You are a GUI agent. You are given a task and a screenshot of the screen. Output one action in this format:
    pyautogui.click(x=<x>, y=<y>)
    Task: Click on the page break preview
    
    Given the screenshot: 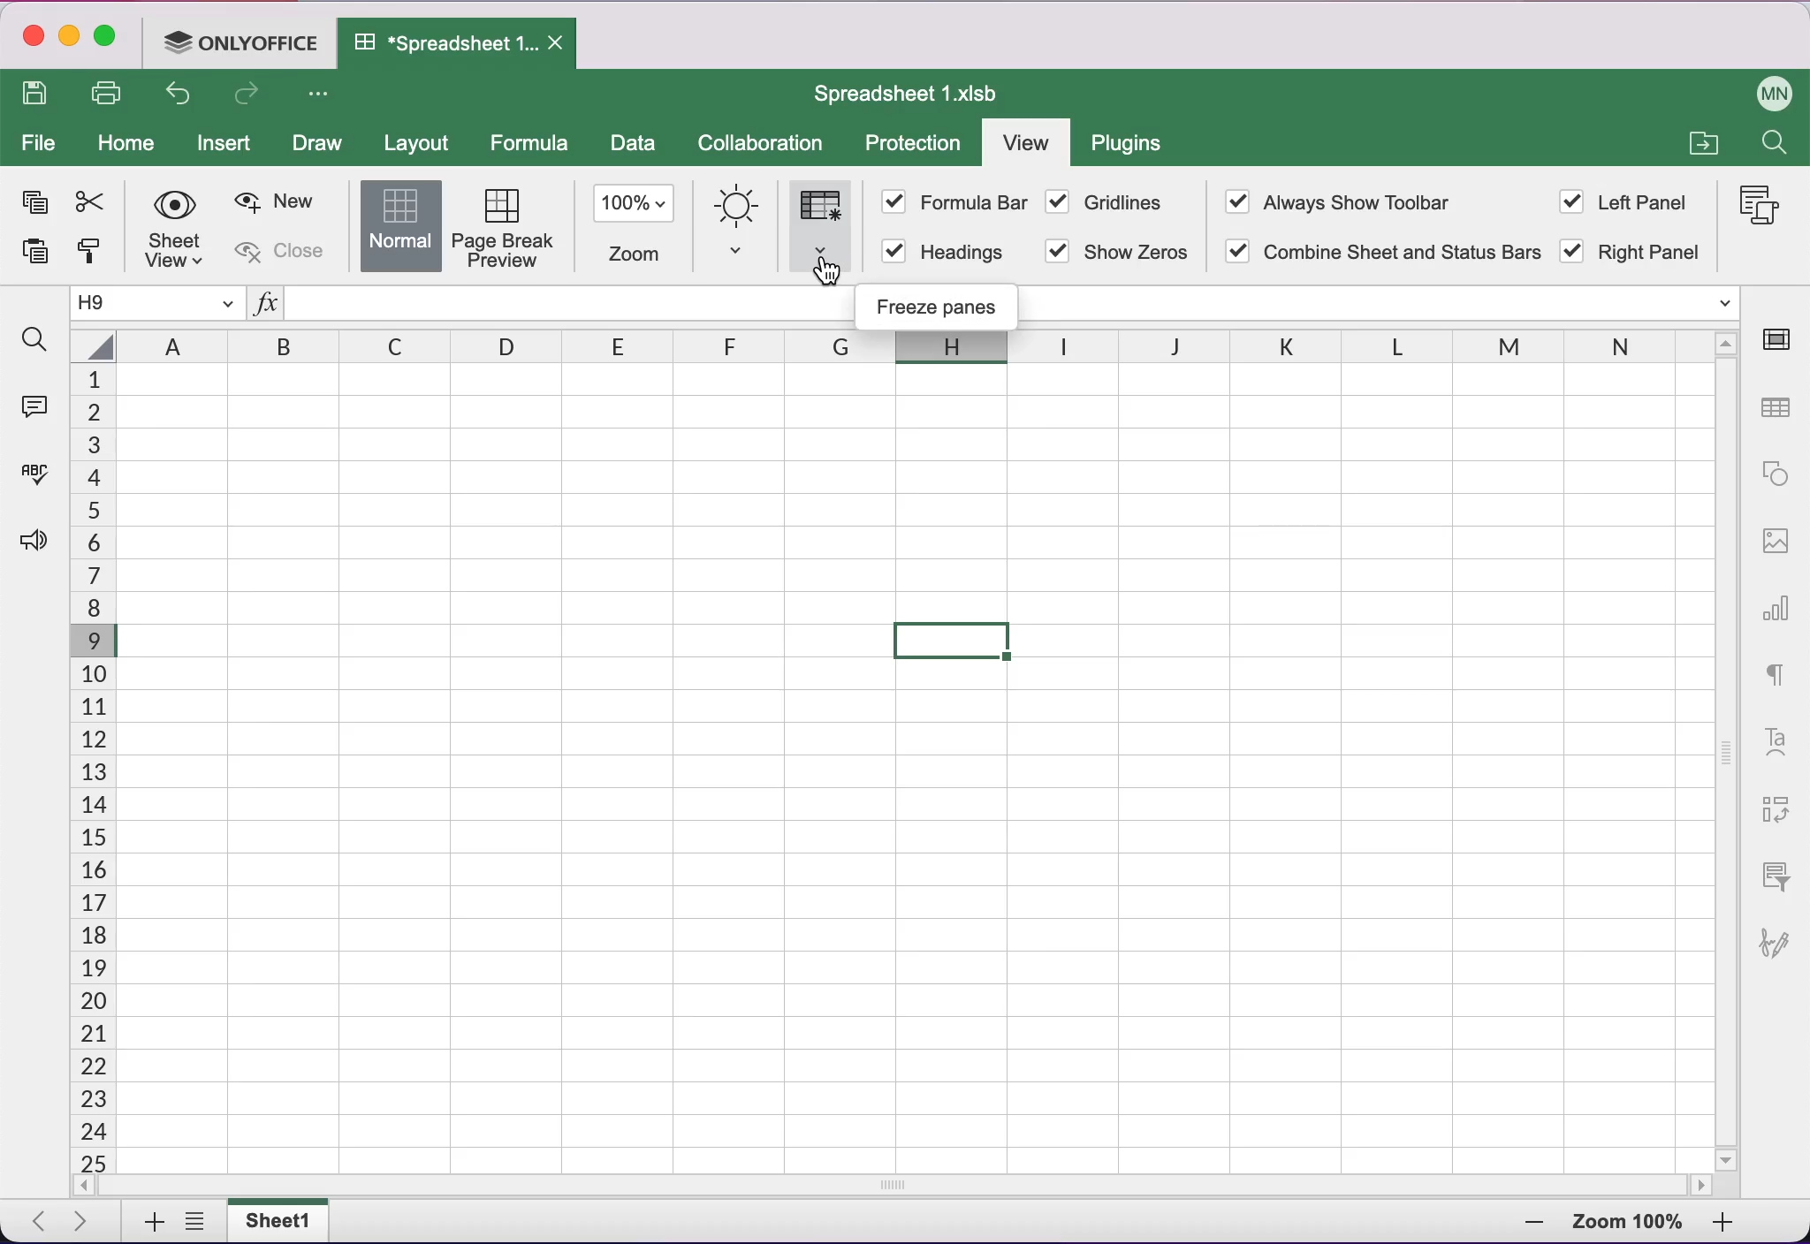 What is the action you would take?
    pyautogui.click(x=506, y=226)
    